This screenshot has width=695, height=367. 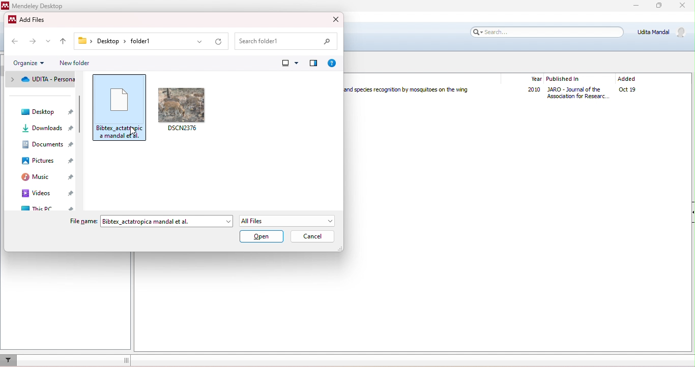 I want to click on maximize, so click(x=659, y=6).